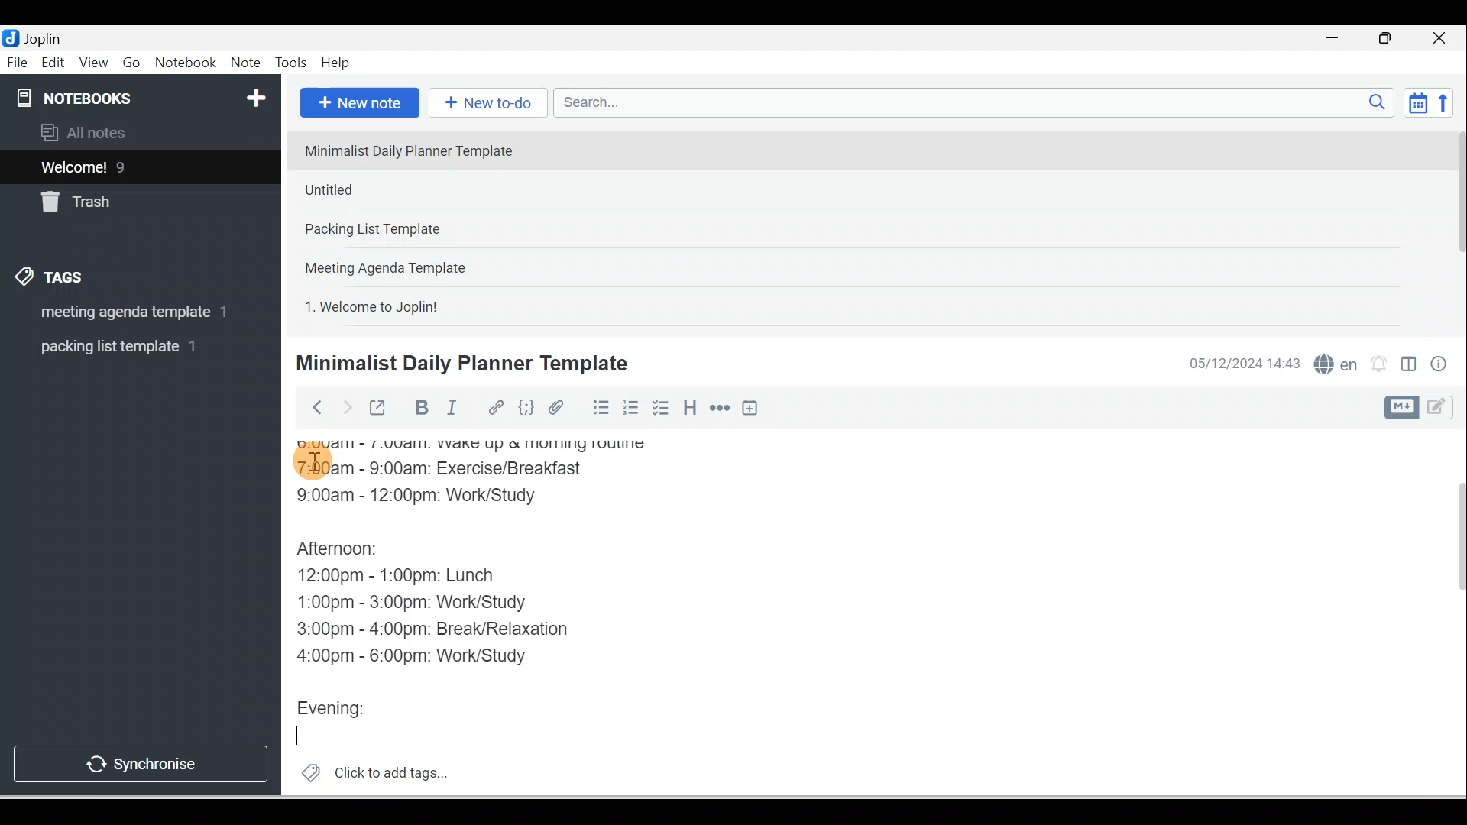 The image size is (1467, 825). What do you see at coordinates (313, 458) in the screenshot?
I see `Cursor` at bounding box center [313, 458].